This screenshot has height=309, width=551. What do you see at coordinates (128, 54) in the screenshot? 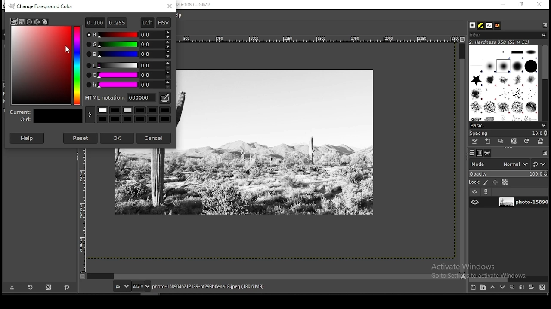
I see `blue` at bounding box center [128, 54].